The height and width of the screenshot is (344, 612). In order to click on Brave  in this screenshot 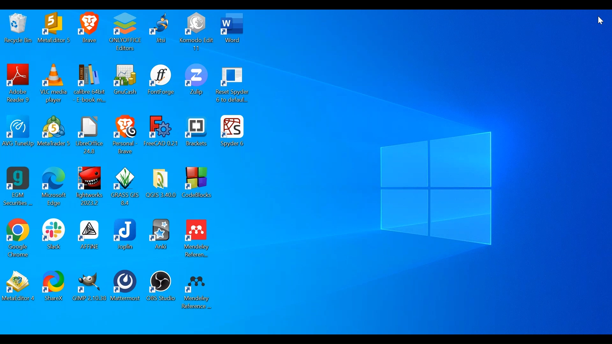, I will do `click(90, 32)`.